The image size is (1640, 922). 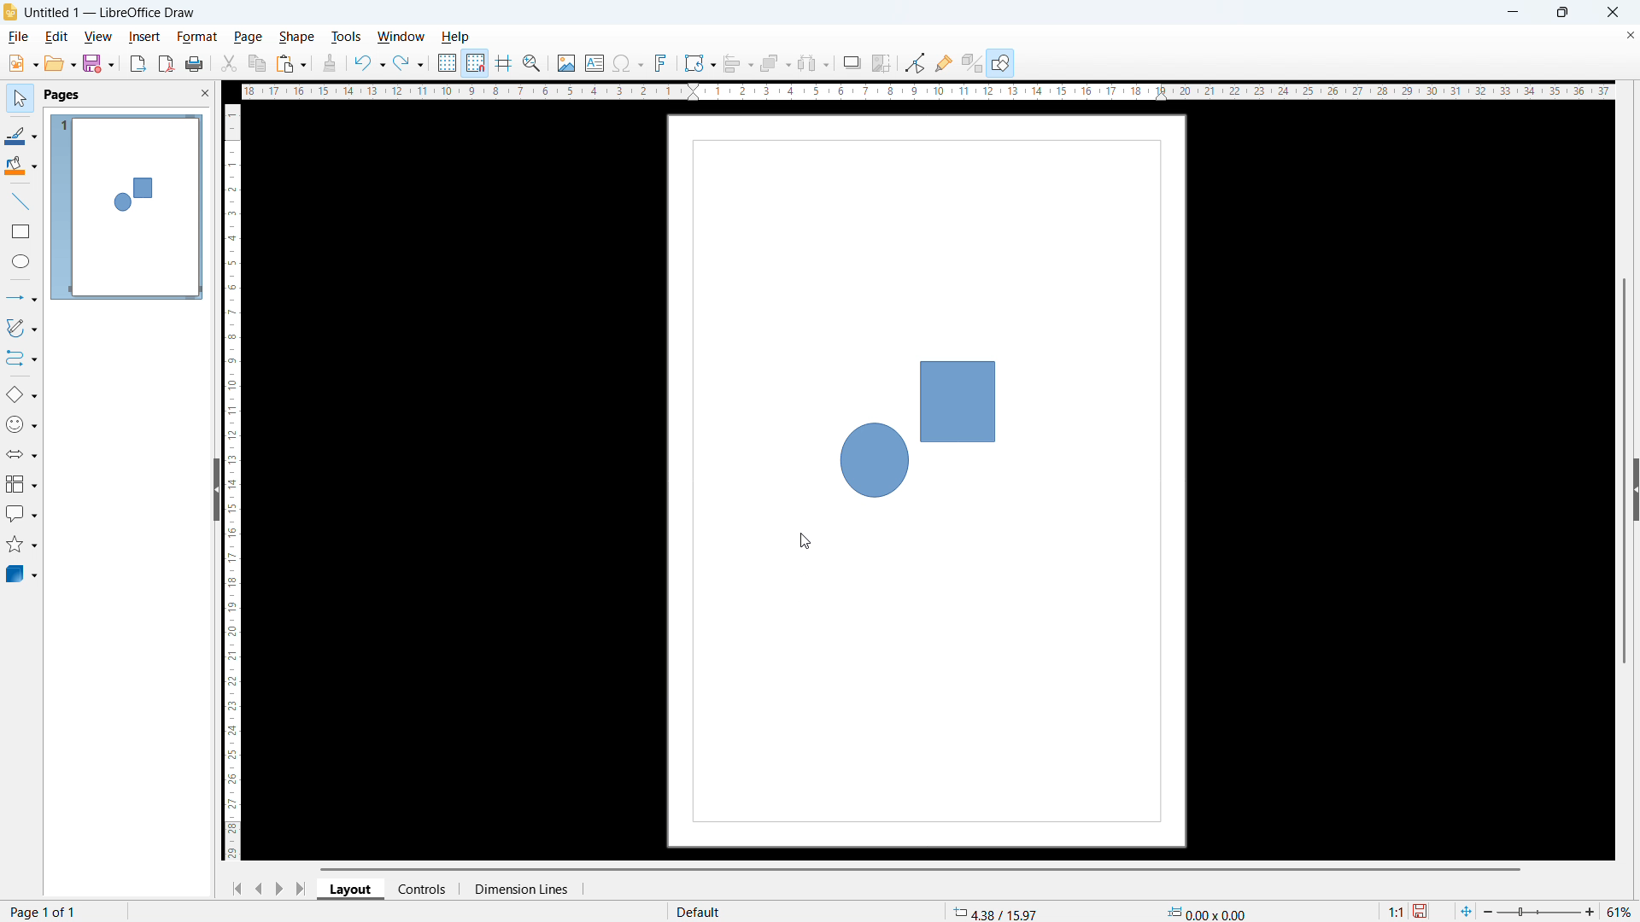 I want to click on pages, so click(x=63, y=94).